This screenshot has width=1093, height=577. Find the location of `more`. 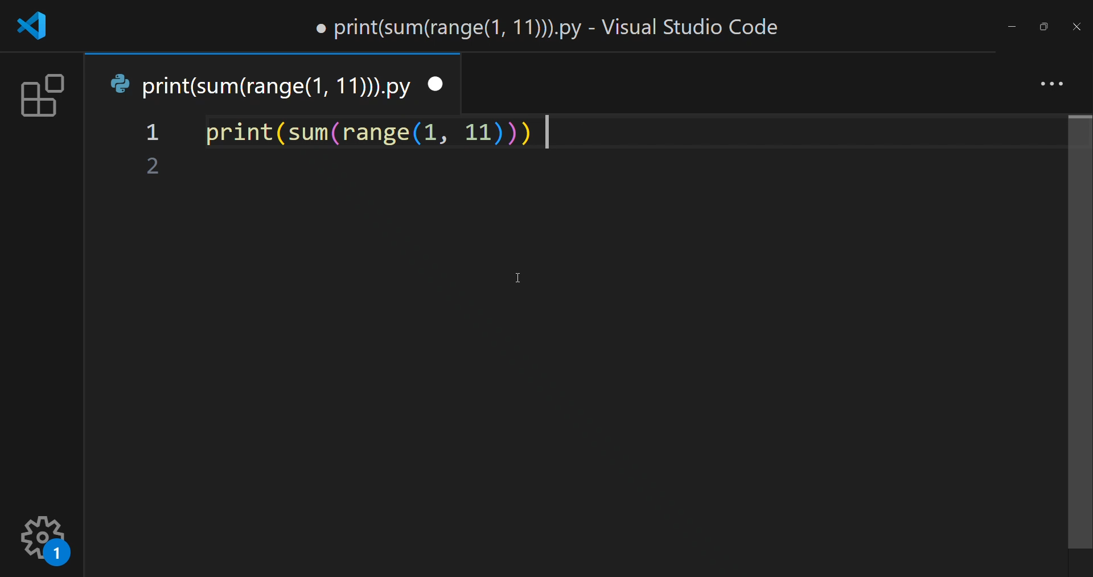

more is located at coordinates (1048, 82).